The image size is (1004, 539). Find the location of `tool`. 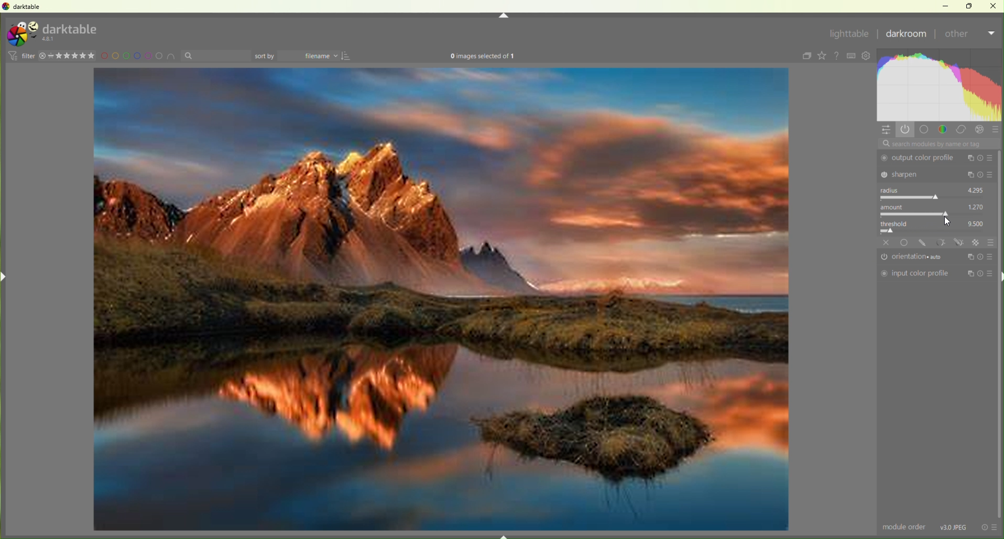

tool is located at coordinates (941, 242).